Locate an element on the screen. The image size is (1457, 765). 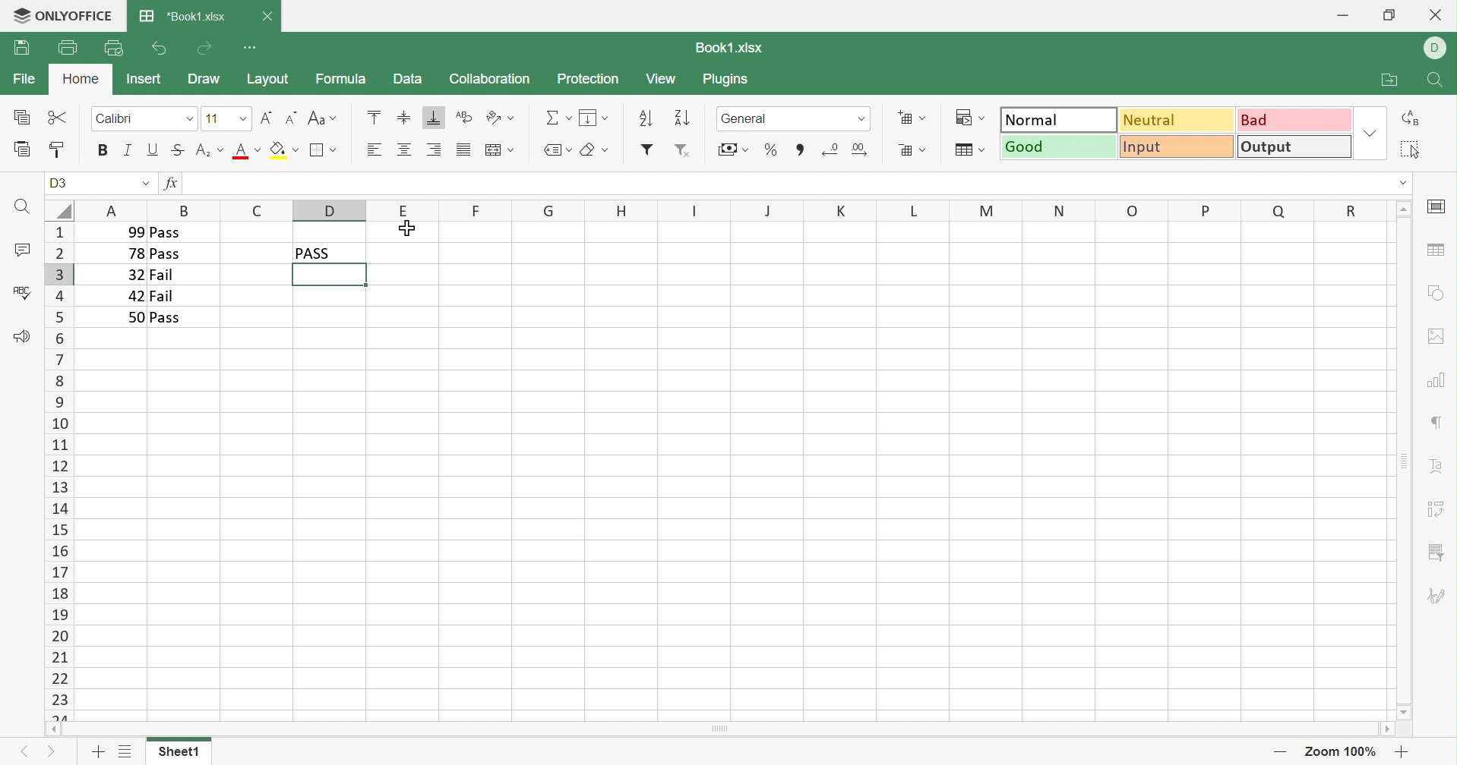
42 is located at coordinates (136, 296).